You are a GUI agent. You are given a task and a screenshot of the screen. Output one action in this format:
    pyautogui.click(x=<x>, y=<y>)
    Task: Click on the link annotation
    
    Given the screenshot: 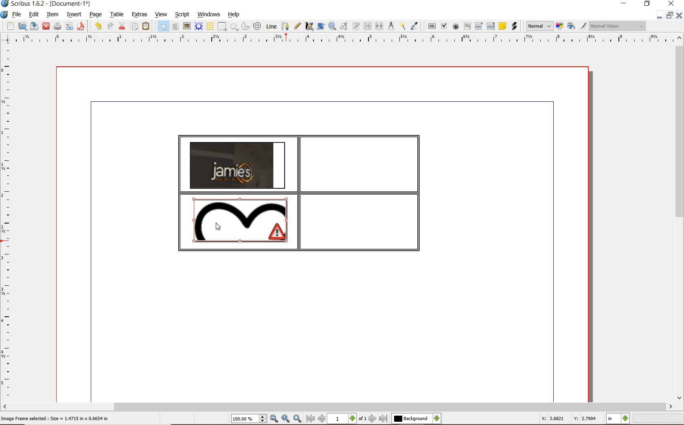 What is the action you would take?
    pyautogui.click(x=514, y=26)
    